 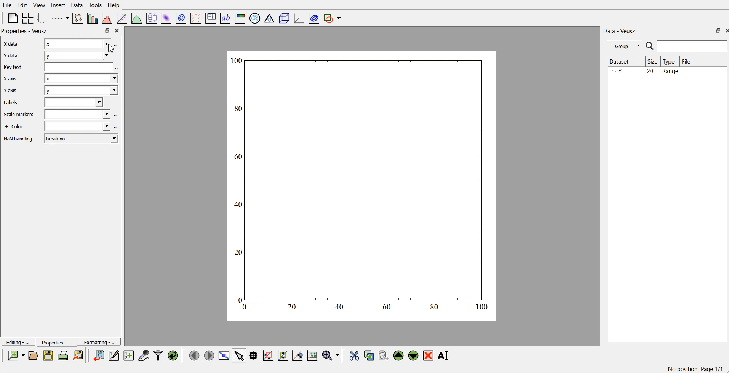 What do you see at coordinates (268, 355) in the screenshot?
I see `click to draw rectangle` at bounding box center [268, 355].